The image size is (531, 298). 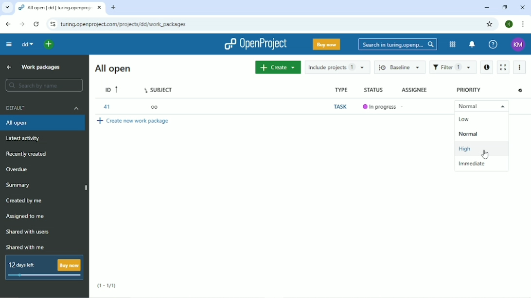 I want to click on More actions, so click(x=521, y=68).